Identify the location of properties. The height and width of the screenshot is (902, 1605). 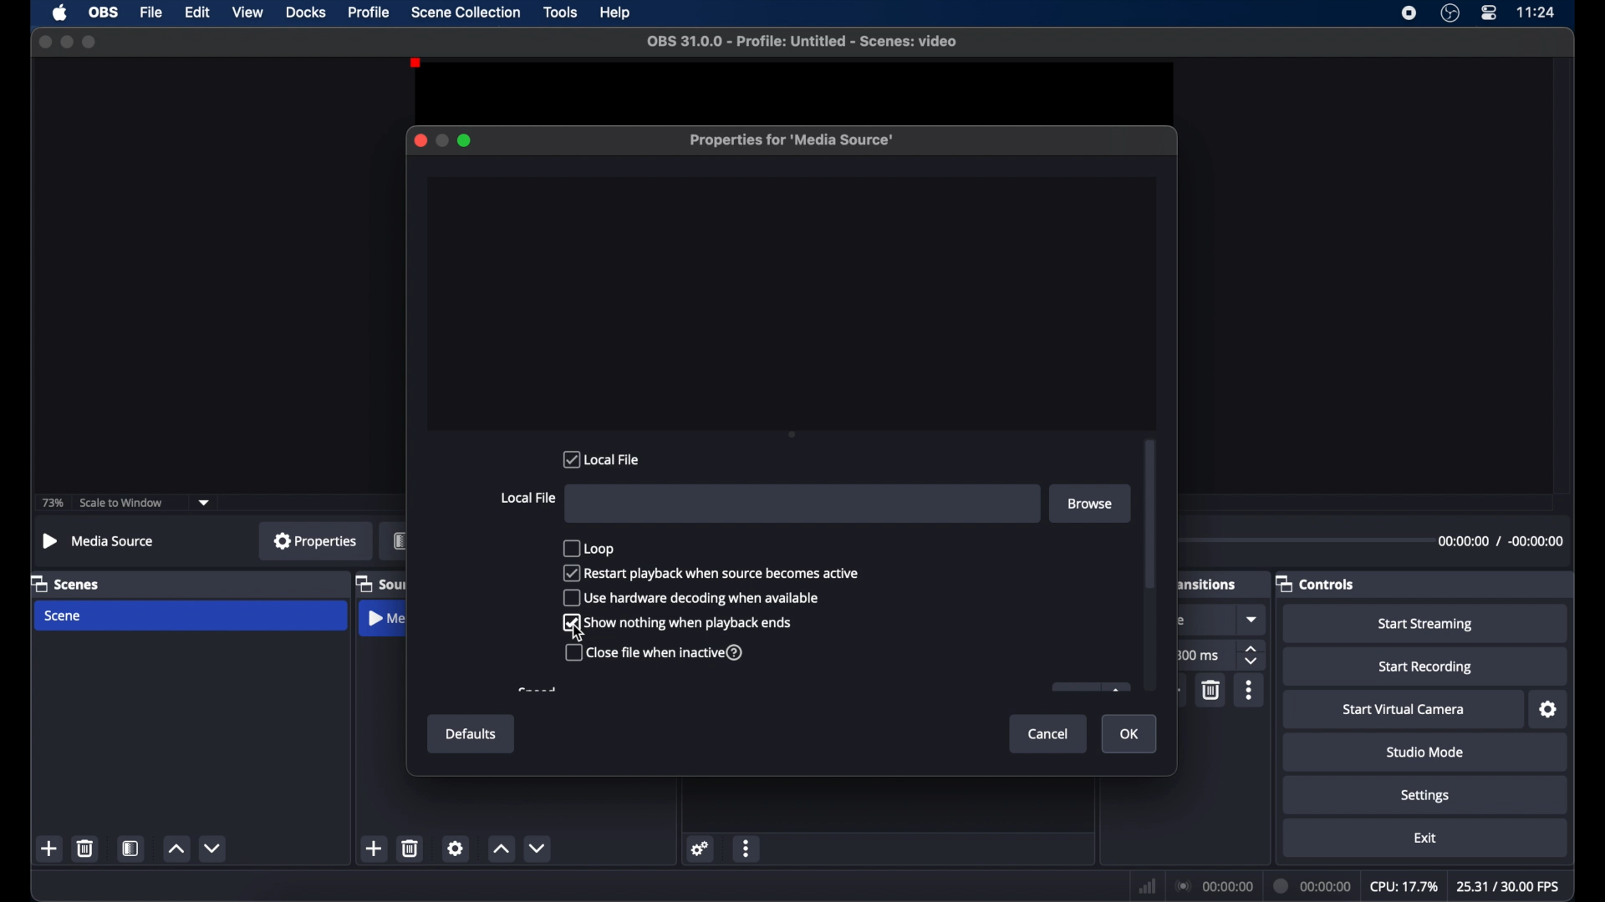
(315, 540).